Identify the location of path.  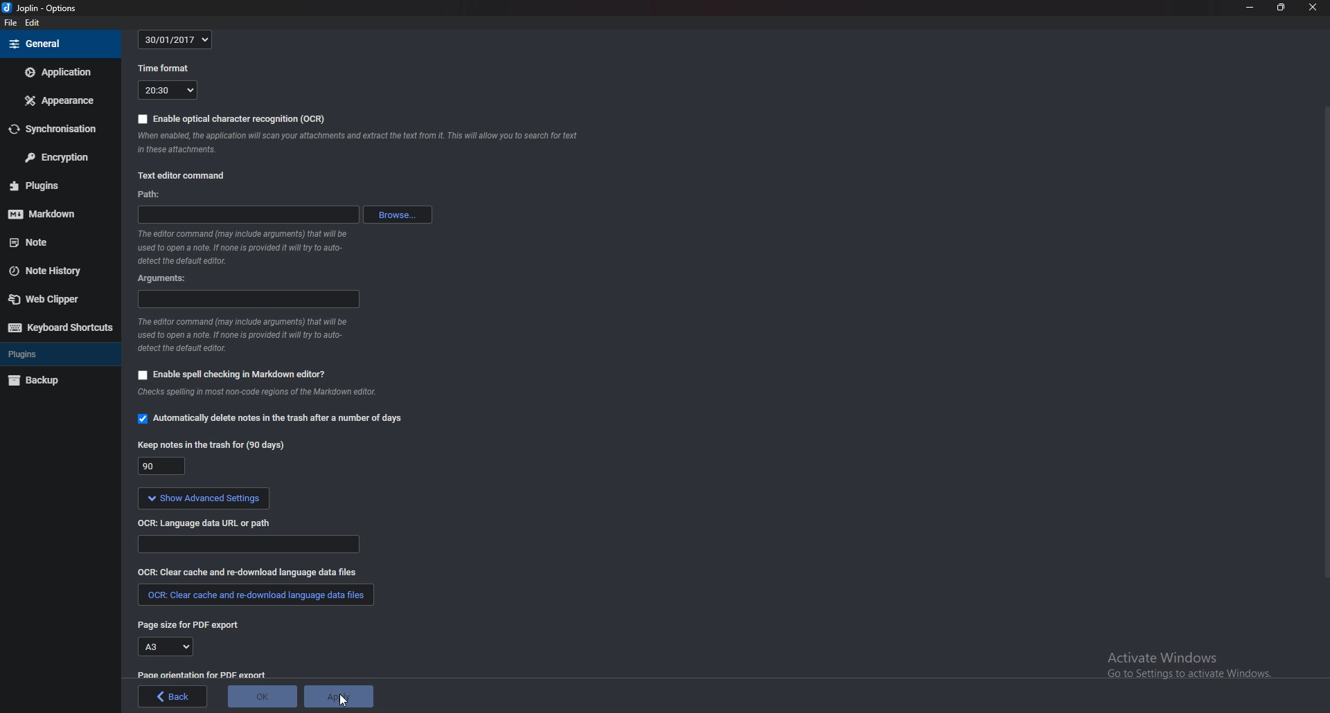
(156, 194).